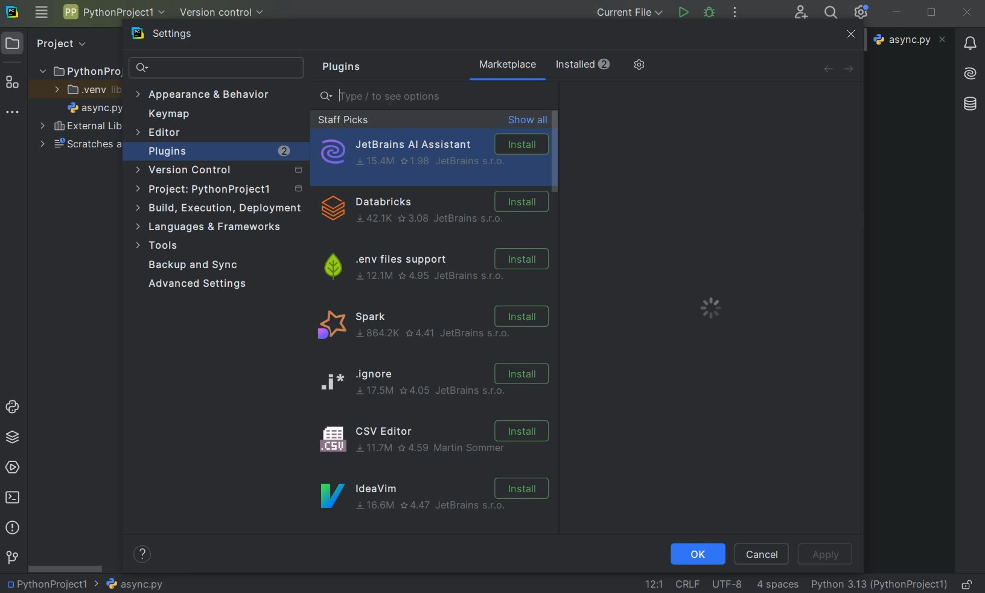  Describe the element at coordinates (971, 45) in the screenshot. I see `notifications` at that location.